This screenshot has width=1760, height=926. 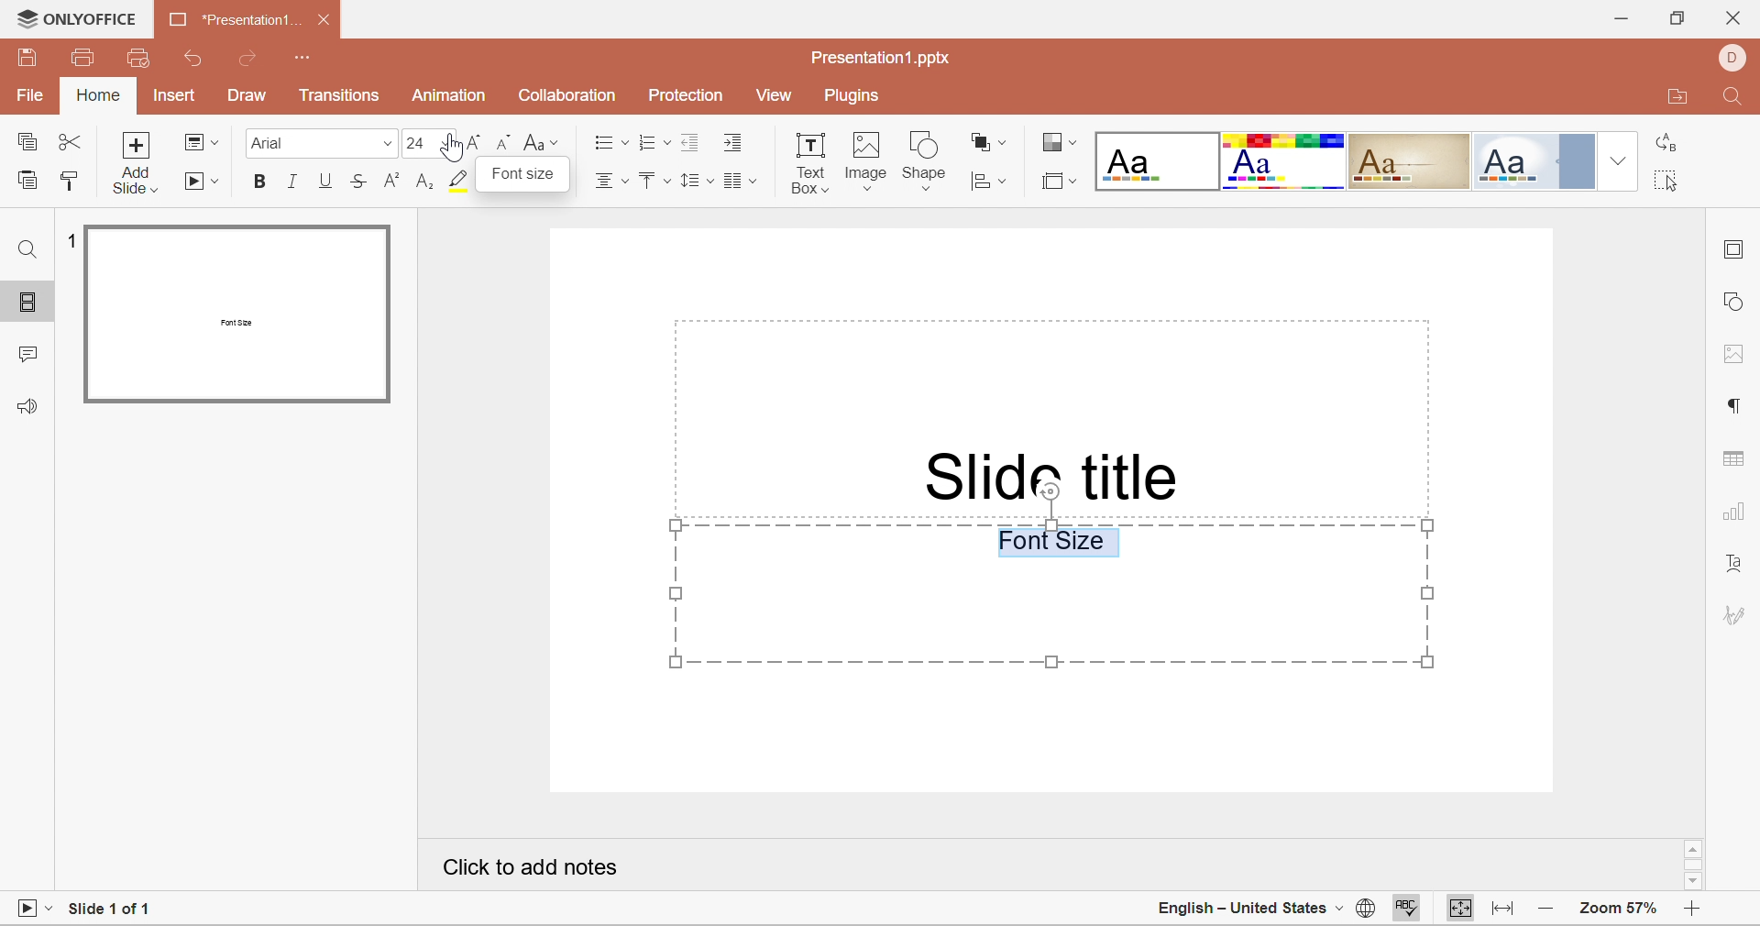 What do you see at coordinates (328, 23) in the screenshot?
I see `Close` at bounding box center [328, 23].